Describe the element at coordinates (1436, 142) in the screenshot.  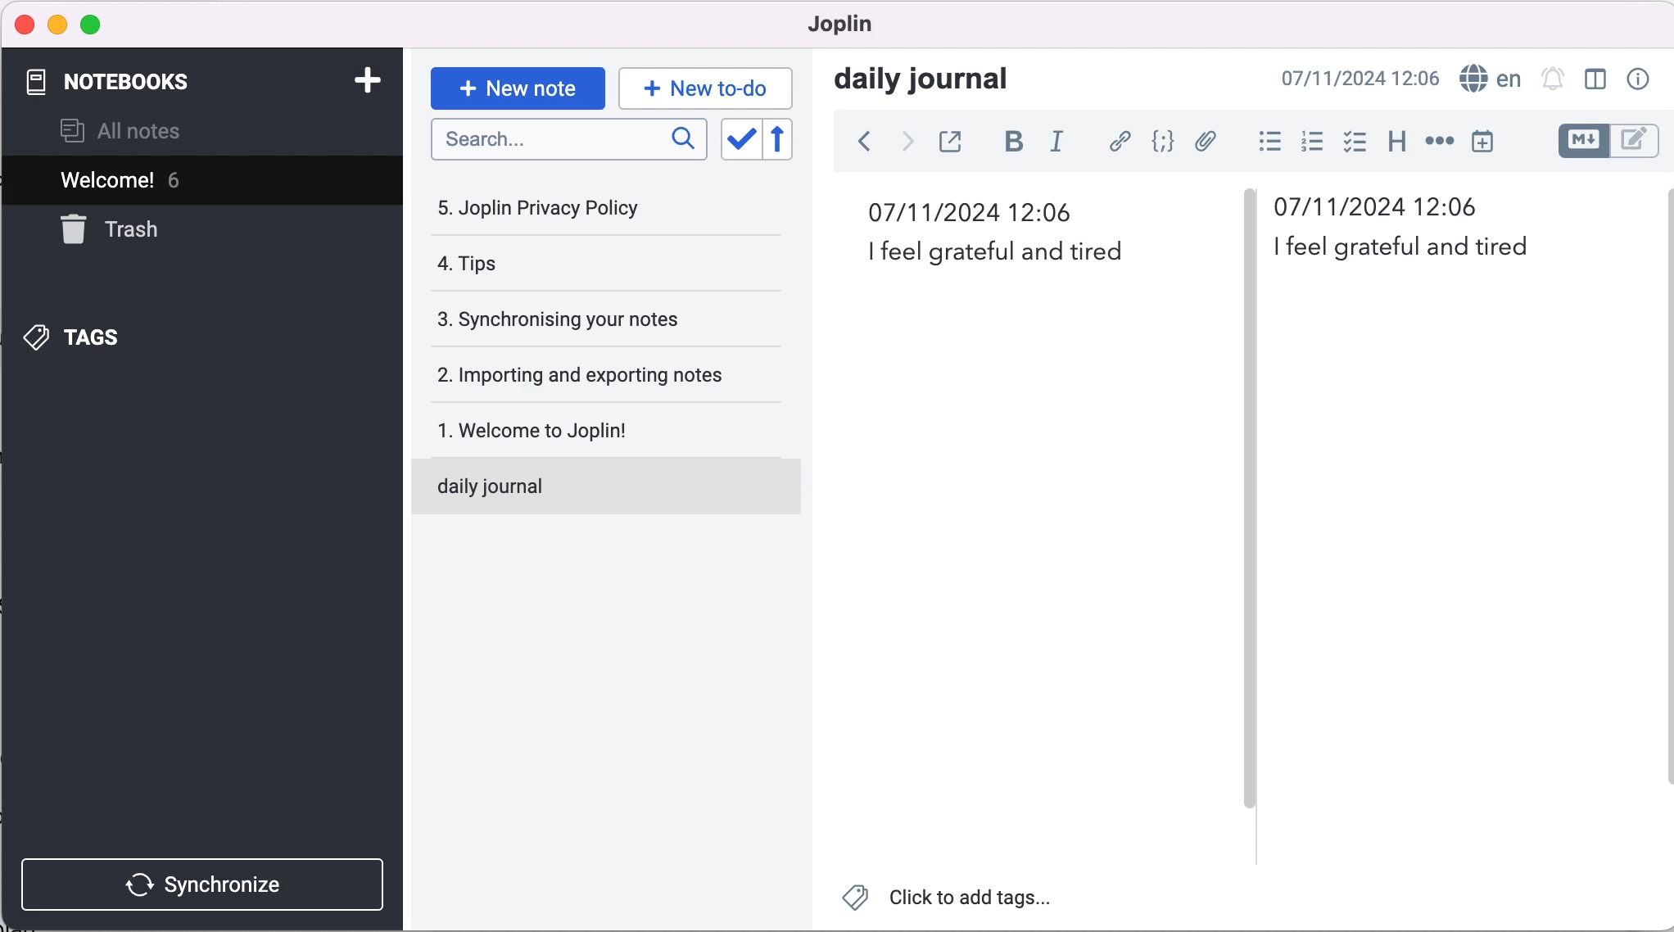
I see `horizontal rule` at that location.